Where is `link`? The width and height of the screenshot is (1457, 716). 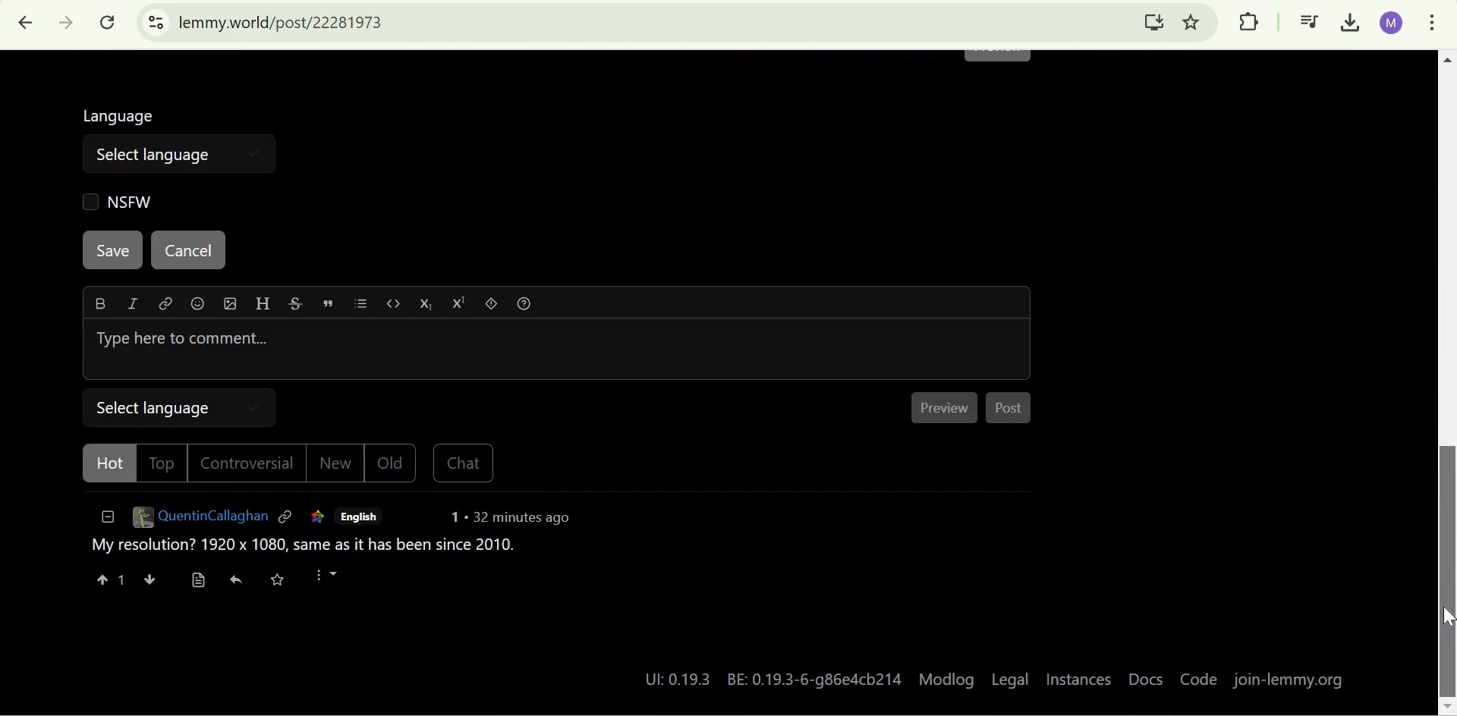
link is located at coordinates (287, 519).